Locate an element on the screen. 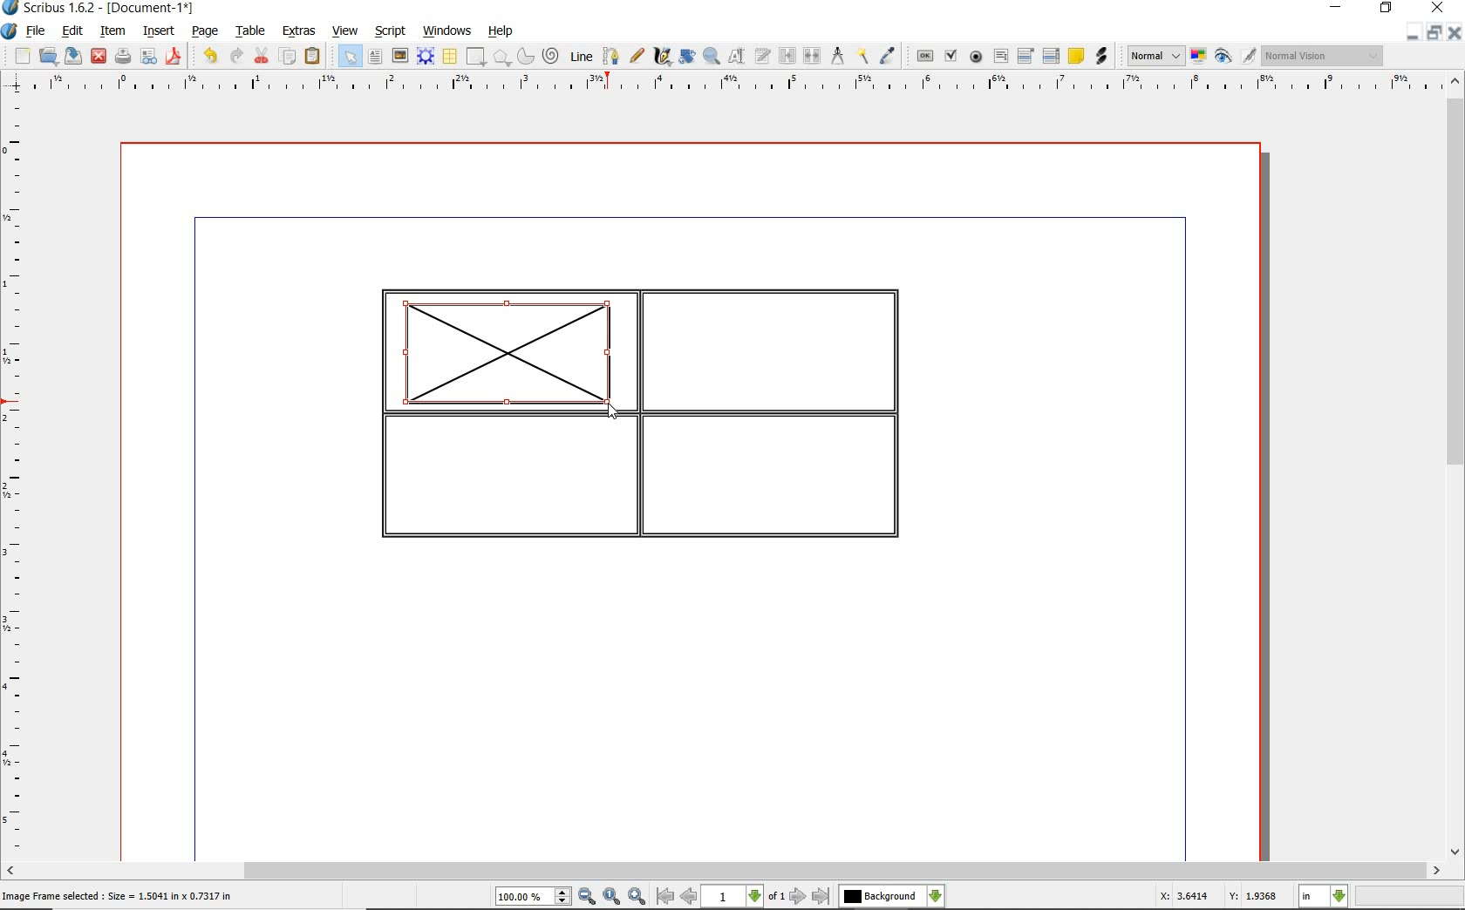 Image resolution: width=1465 pixels, height=910 pixels. pdf push button is located at coordinates (925, 55).